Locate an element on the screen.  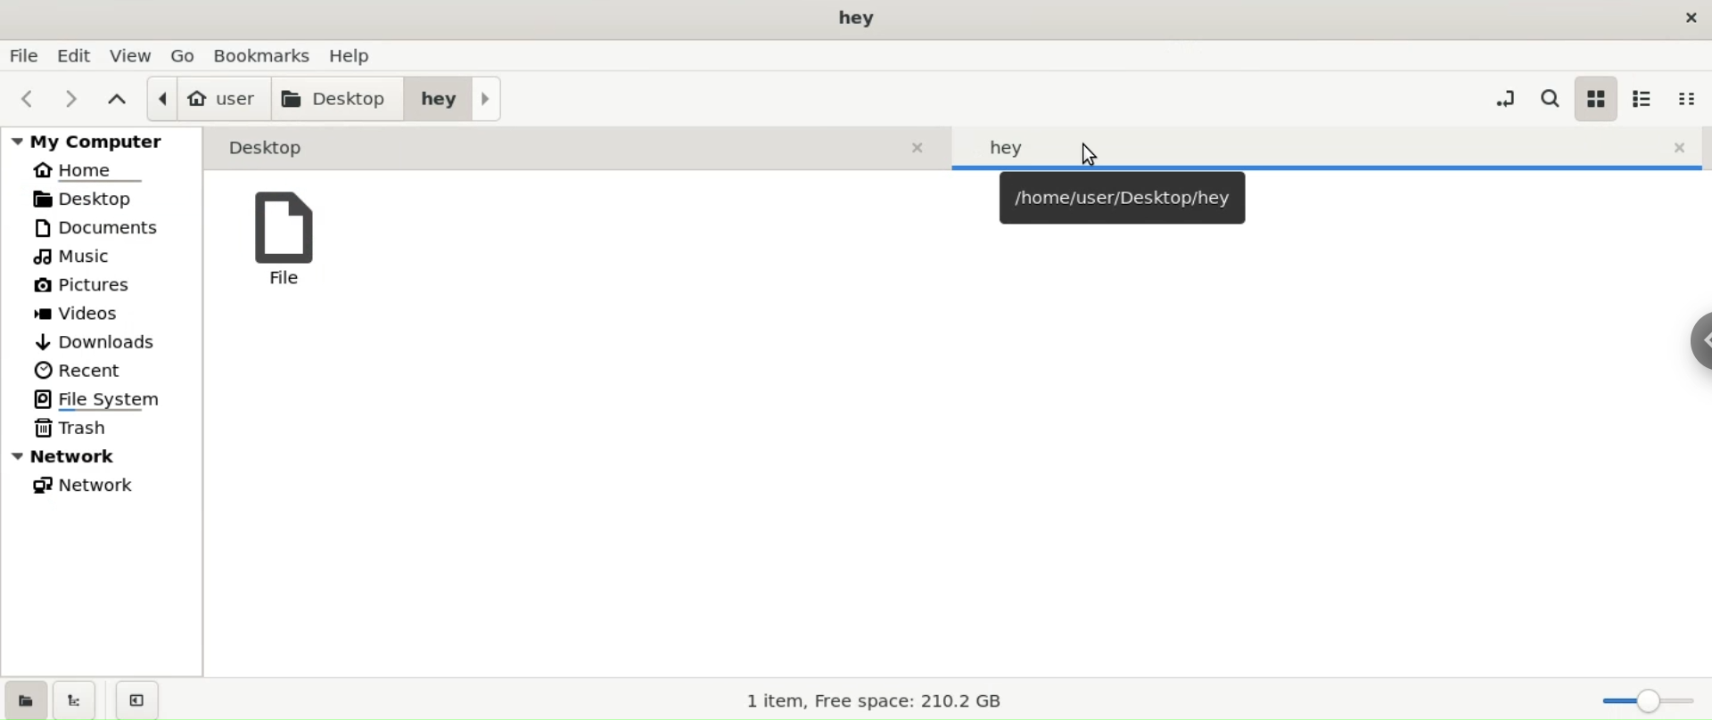
file is located at coordinates (290, 243).